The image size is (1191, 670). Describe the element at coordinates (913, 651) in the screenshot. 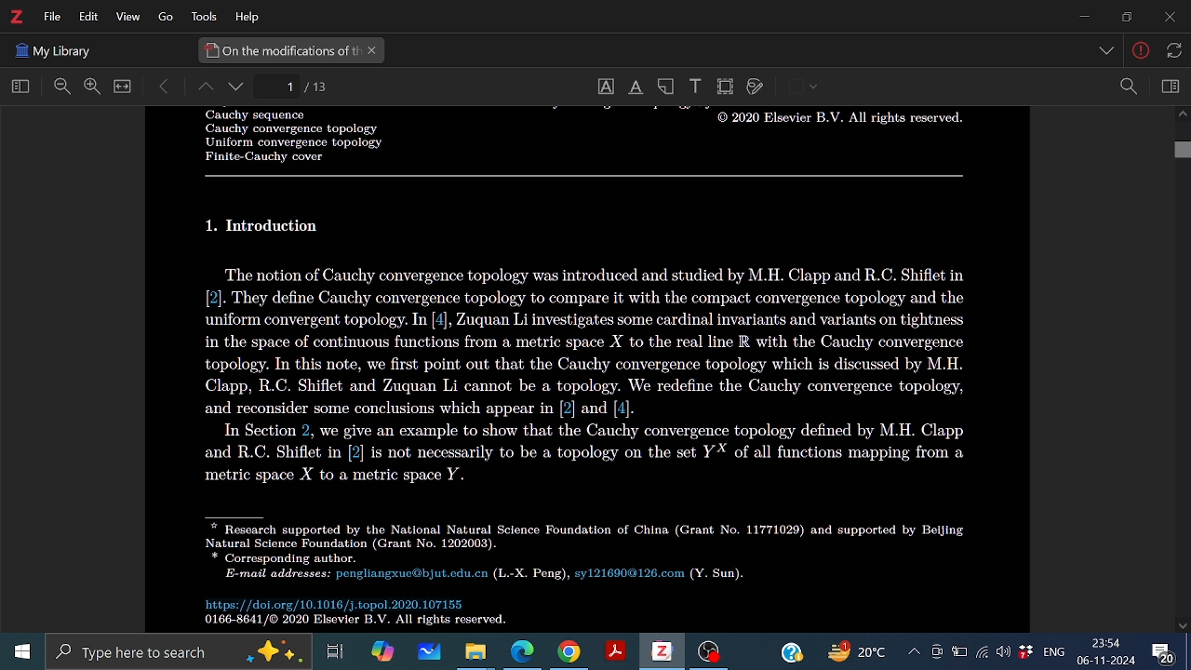

I see `Show hidden icons` at that location.